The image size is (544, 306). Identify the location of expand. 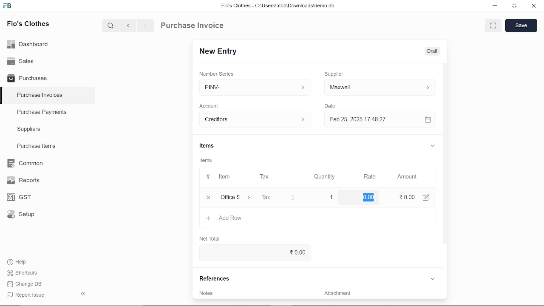
(433, 147).